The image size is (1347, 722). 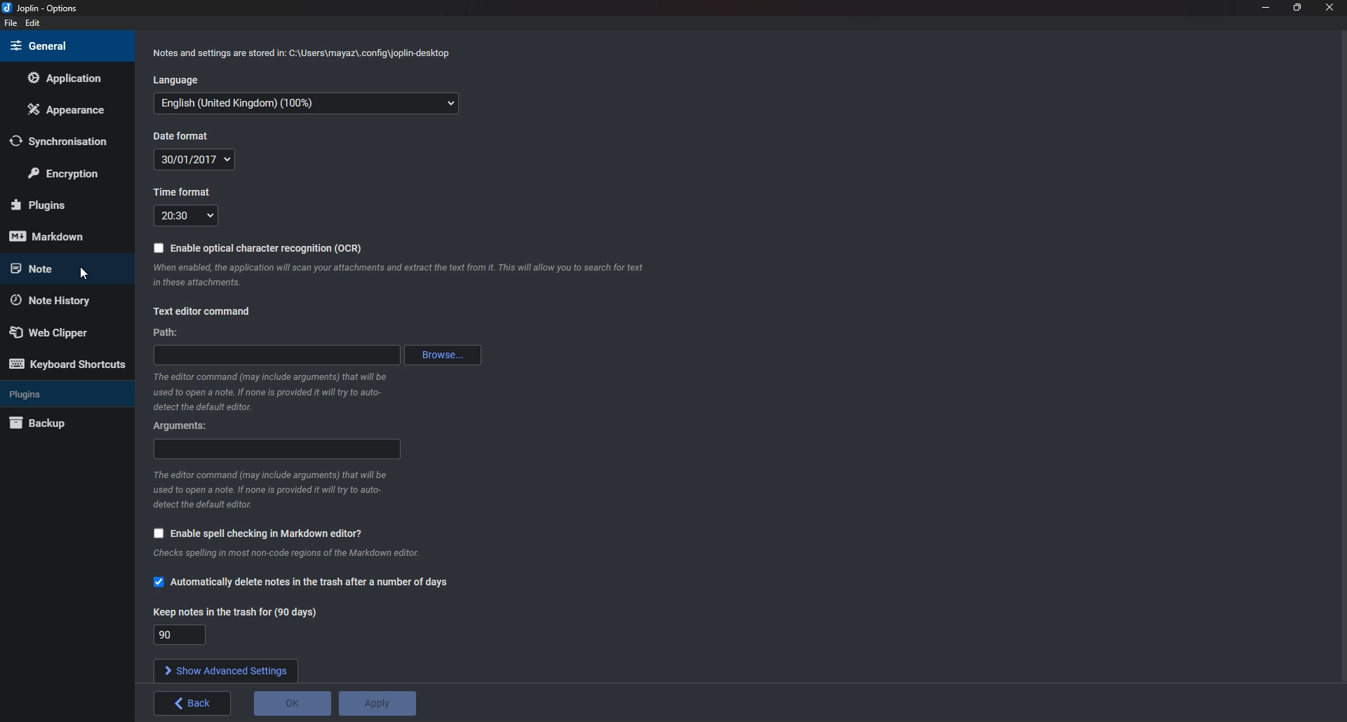 I want to click on O K, so click(x=290, y=703).